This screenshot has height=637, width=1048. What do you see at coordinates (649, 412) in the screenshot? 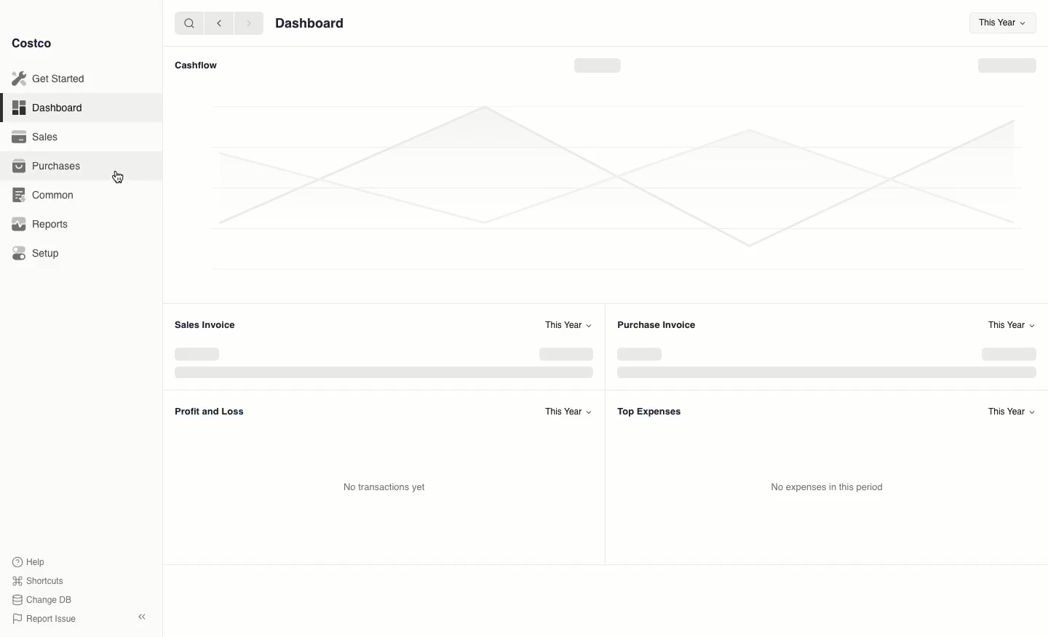
I see `Top Expenses` at bounding box center [649, 412].